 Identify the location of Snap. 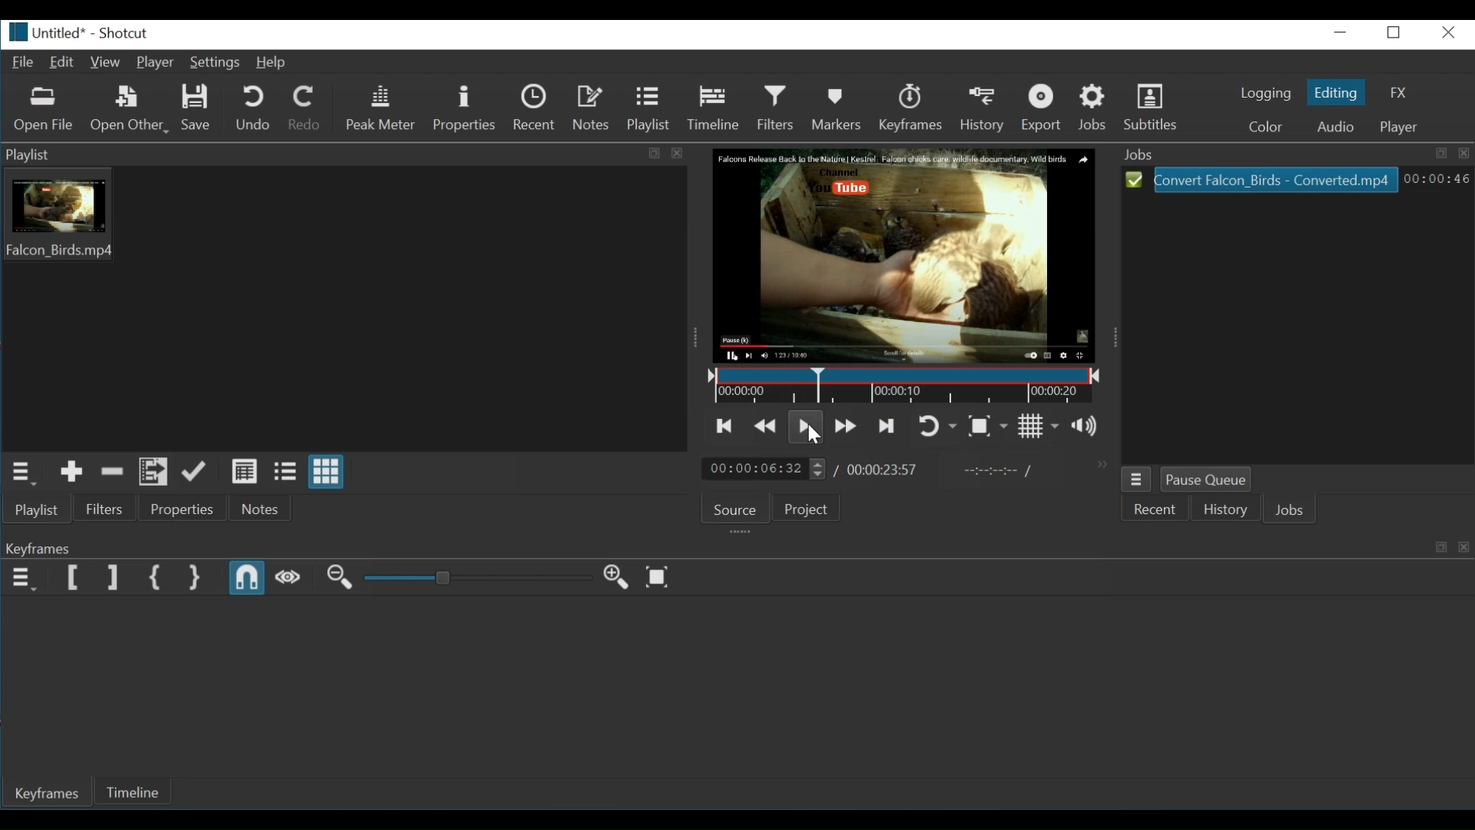
(247, 578).